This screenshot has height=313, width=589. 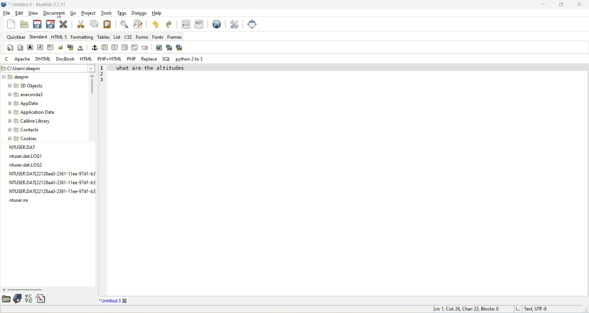 I want to click on python 2 to 3, so click(x=190, y=59).